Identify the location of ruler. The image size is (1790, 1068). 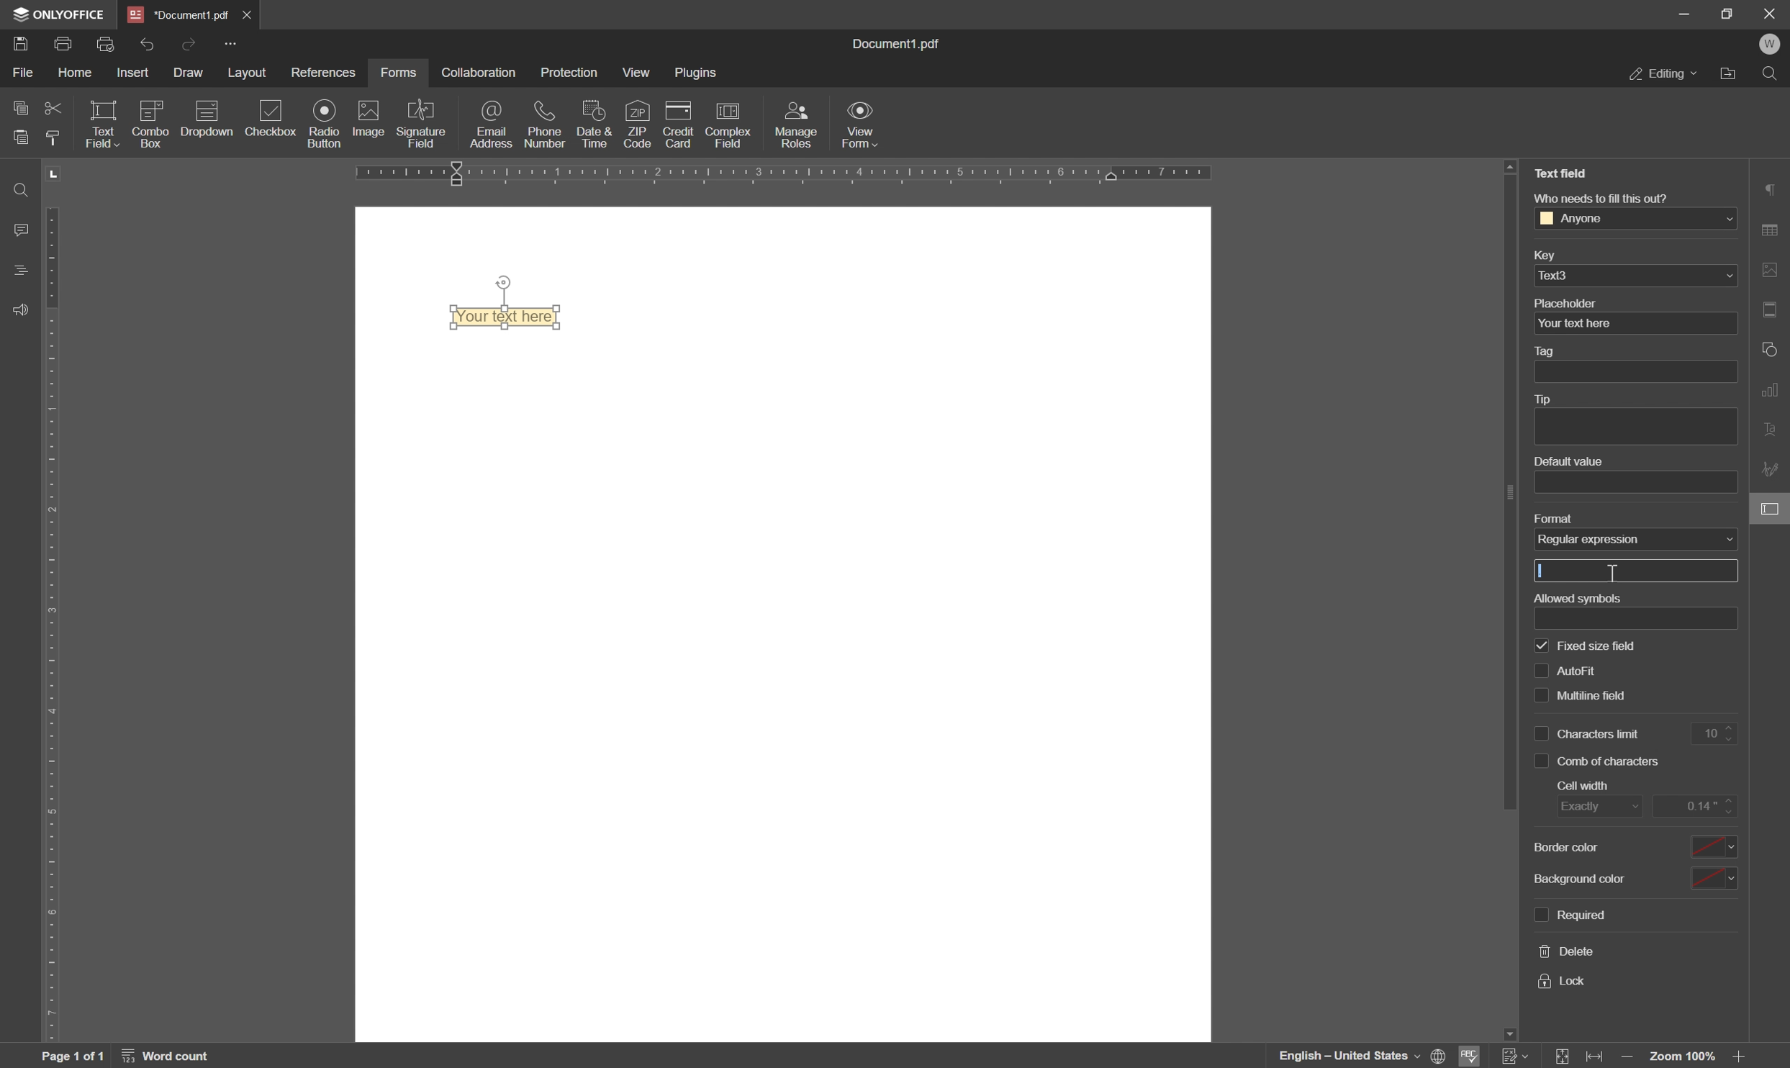
(57, 602).